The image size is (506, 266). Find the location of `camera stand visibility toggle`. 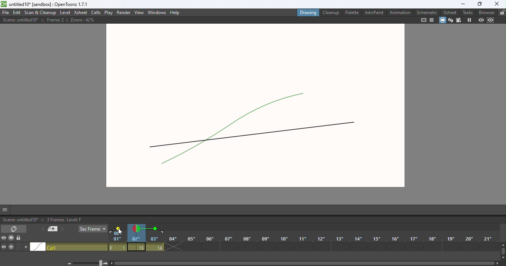

camera stand visibility toggle is located at coordinates (12, 247).